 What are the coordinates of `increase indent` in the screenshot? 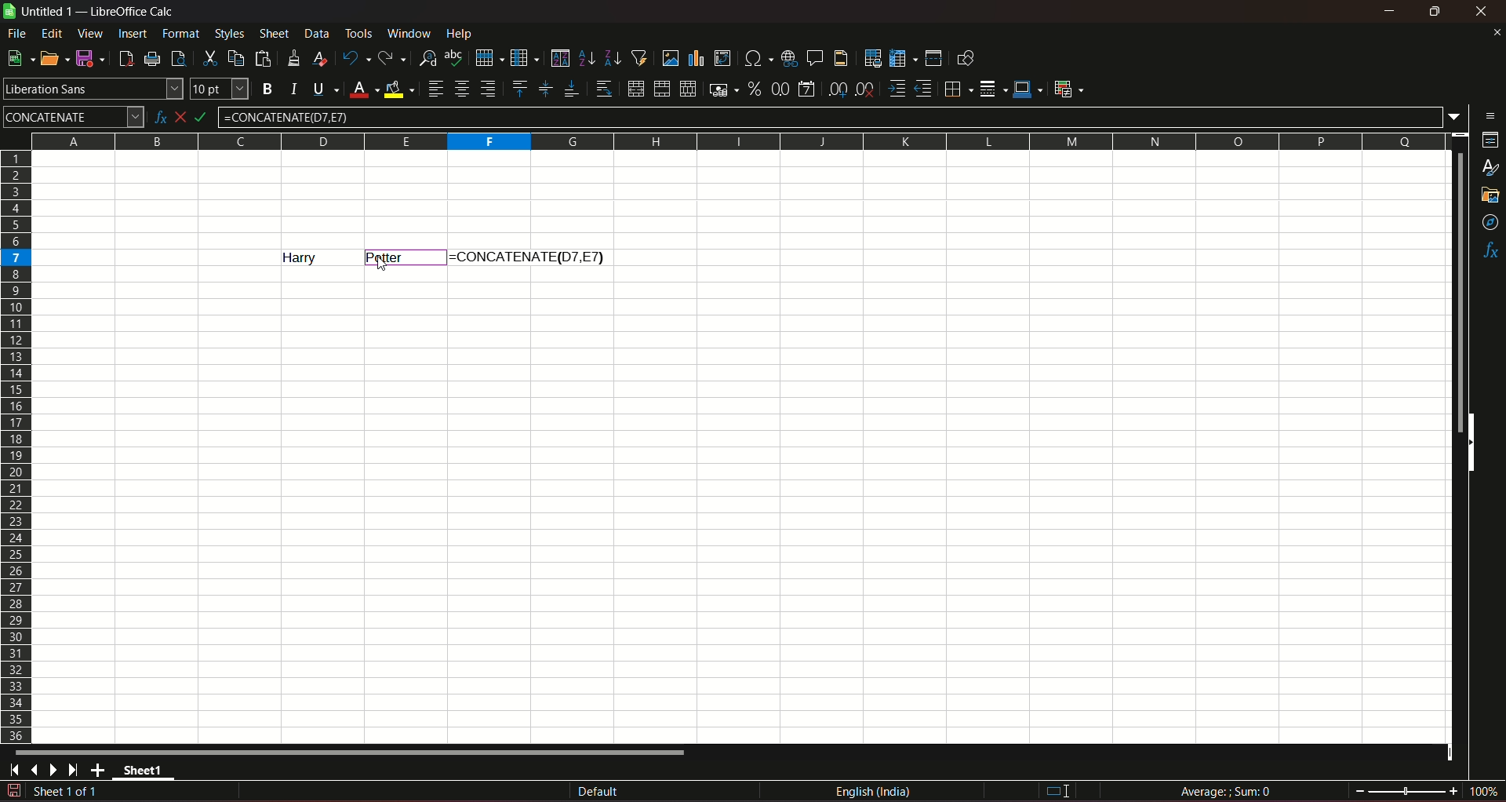 It's located at (895, 89).